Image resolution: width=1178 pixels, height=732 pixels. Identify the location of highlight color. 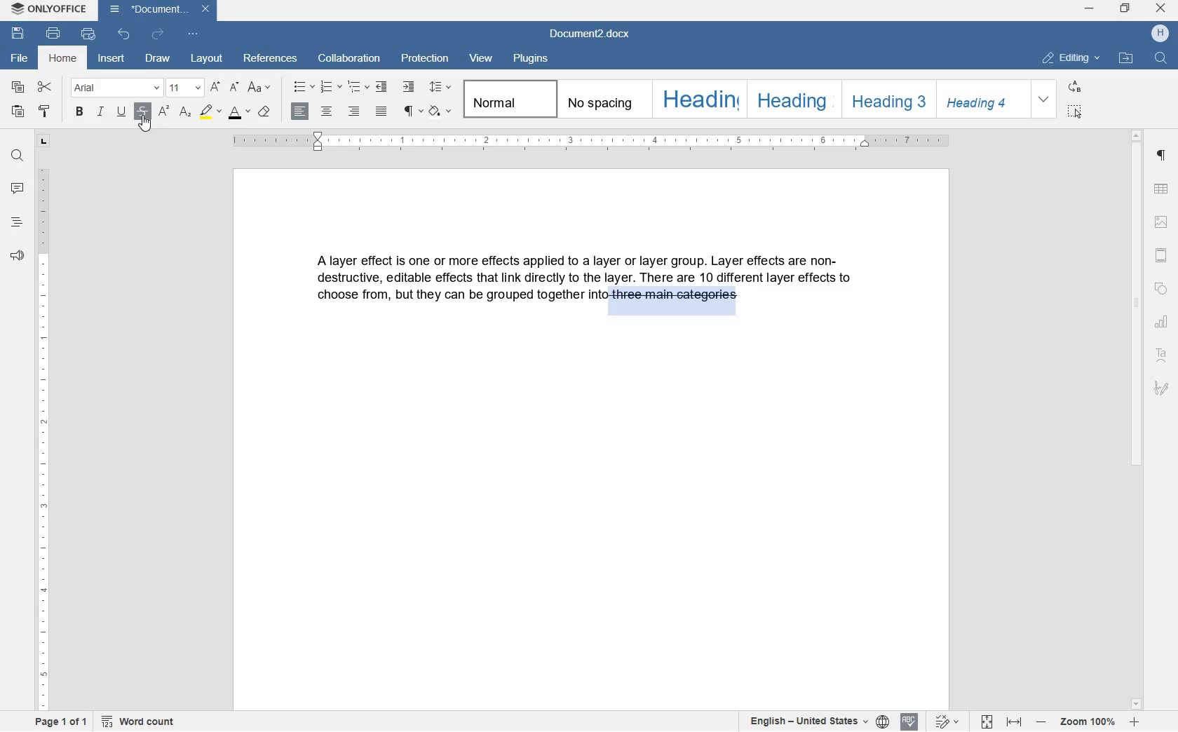
(211, 113).